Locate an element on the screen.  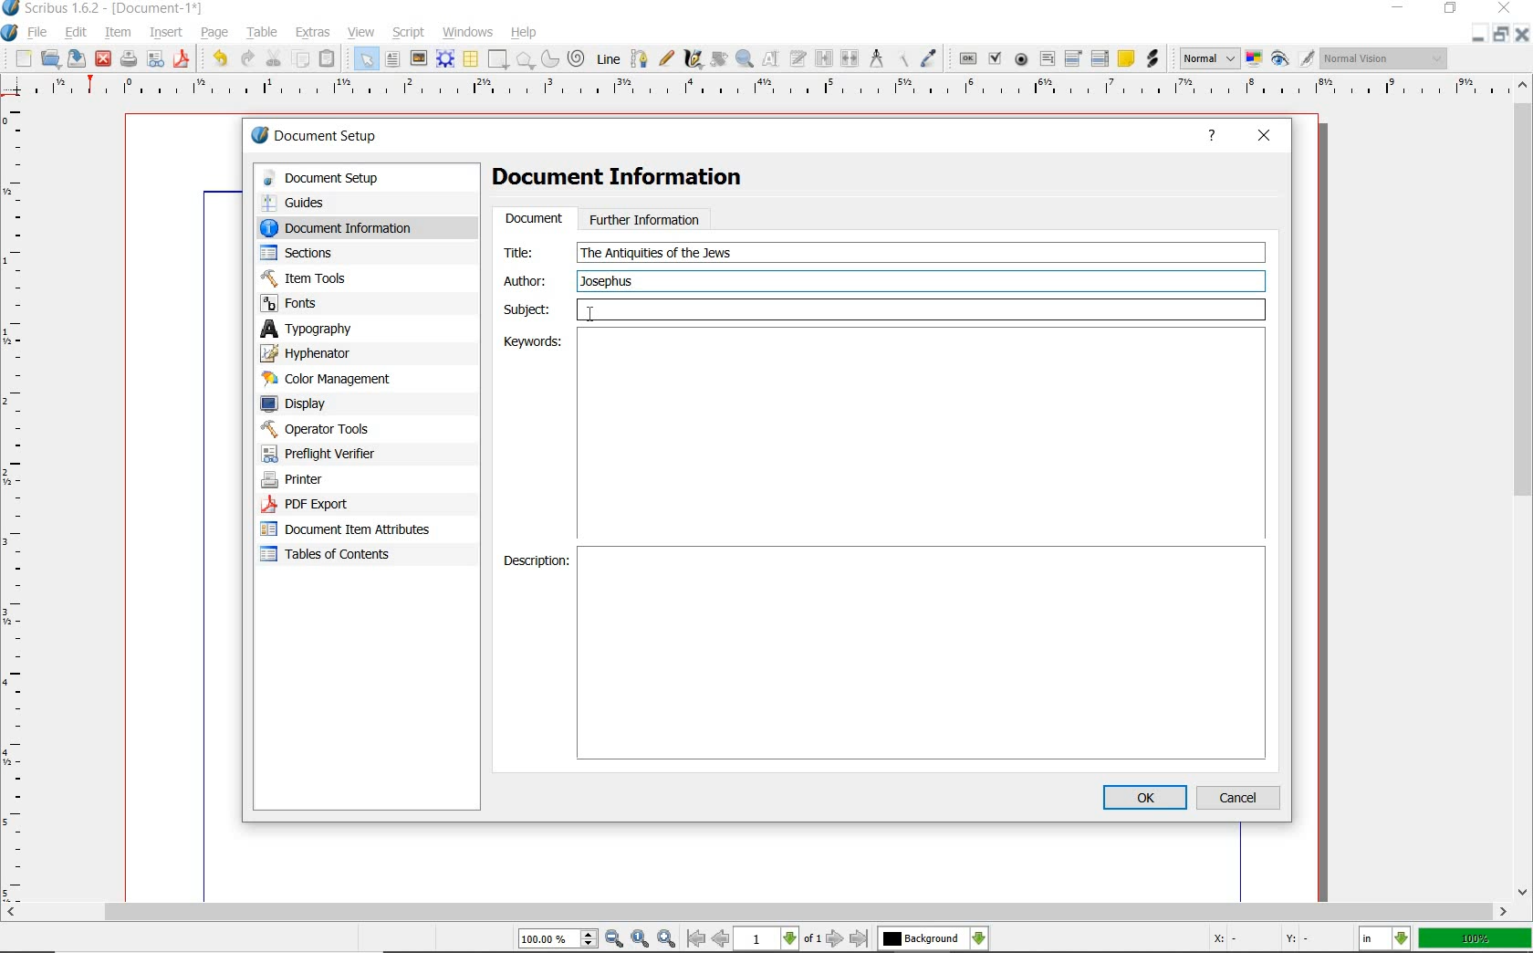
paste is located at coordinates (330, 58).